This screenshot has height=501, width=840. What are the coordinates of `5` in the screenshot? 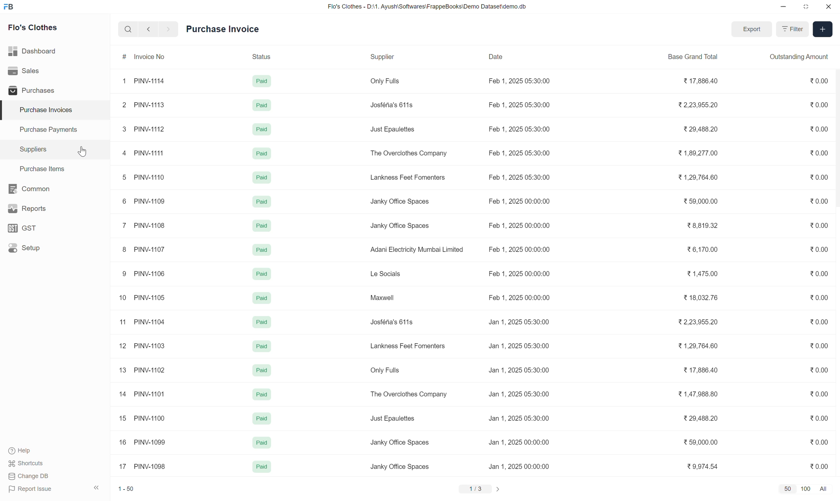 It's located at (123, 178).